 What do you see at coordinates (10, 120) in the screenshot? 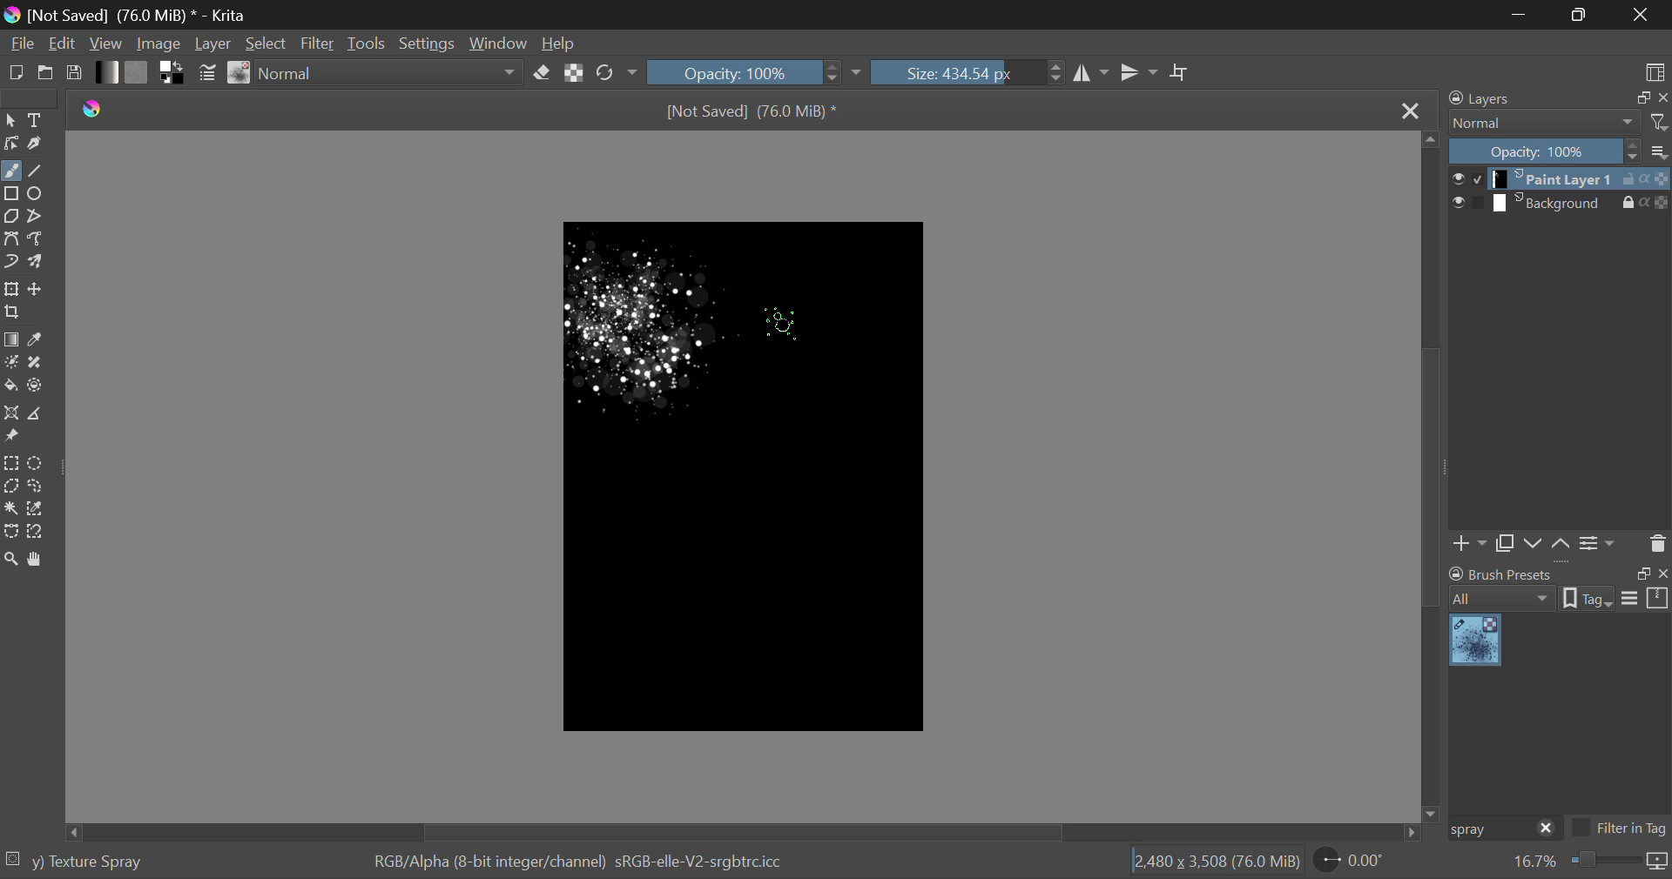
I see `Select` at bounding box center [10, 120].